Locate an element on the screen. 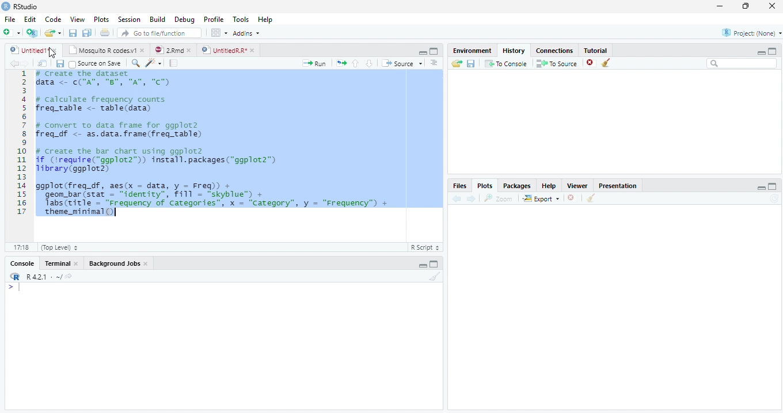 Image resolution: width=783 pixels, height=413 pixels. R Script is located at coordinates (426, 248).